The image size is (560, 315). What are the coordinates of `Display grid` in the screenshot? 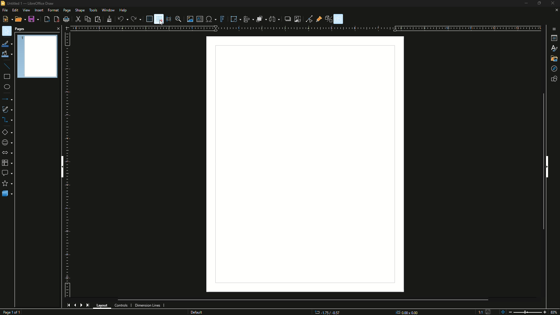 It's located at (146, 19).